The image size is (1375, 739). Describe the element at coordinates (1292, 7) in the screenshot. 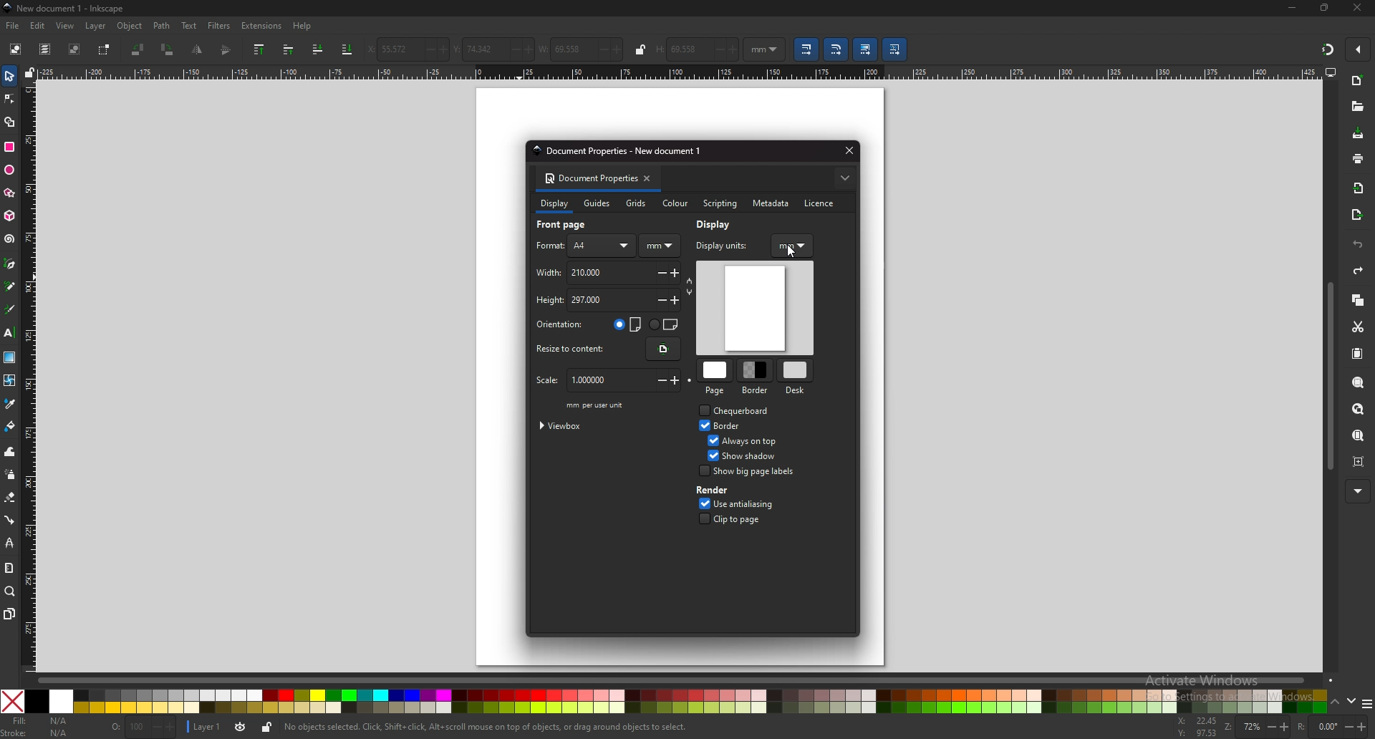

I see `minimize` at that location.